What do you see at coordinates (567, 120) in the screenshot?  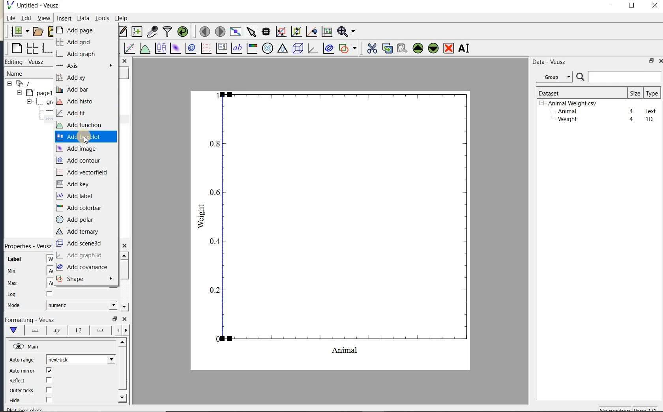 I see `Weight` at bounding box center [567, 120].